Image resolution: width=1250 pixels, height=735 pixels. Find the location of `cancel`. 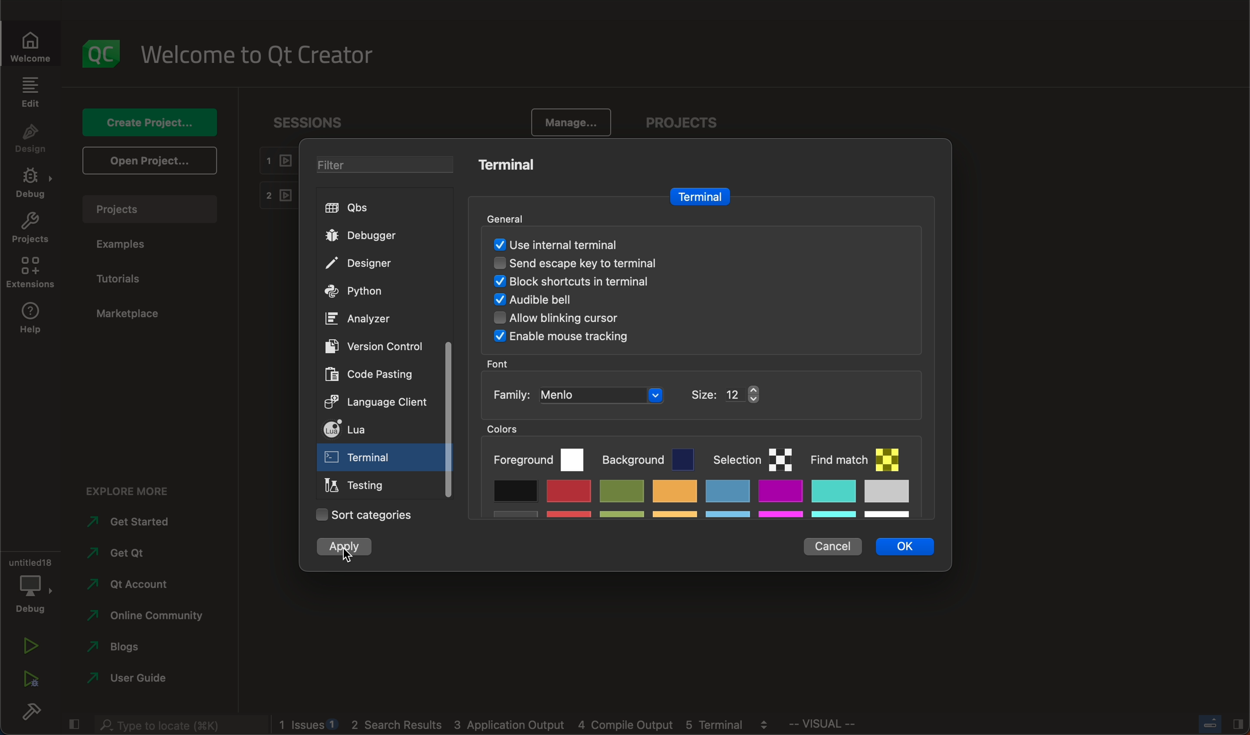

cancel is located at coordinates (831, 545).